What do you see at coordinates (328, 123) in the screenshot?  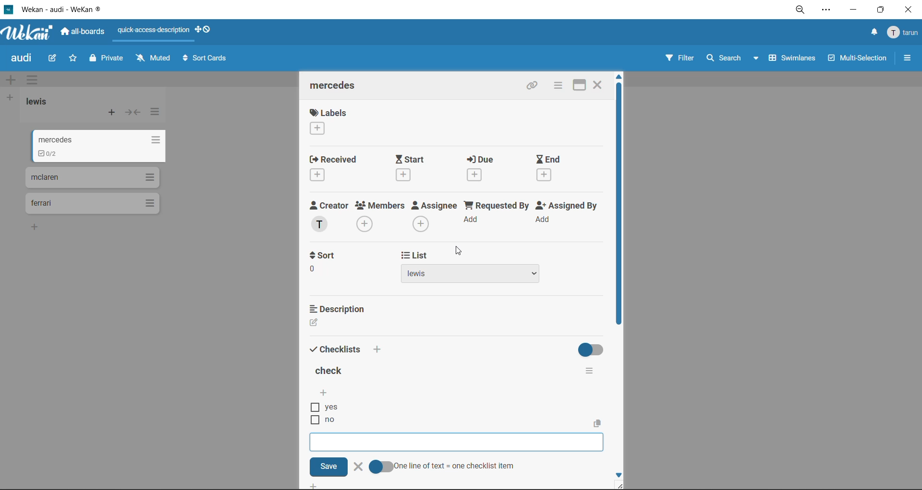 I see `labels` at bounding box center [328, 123].